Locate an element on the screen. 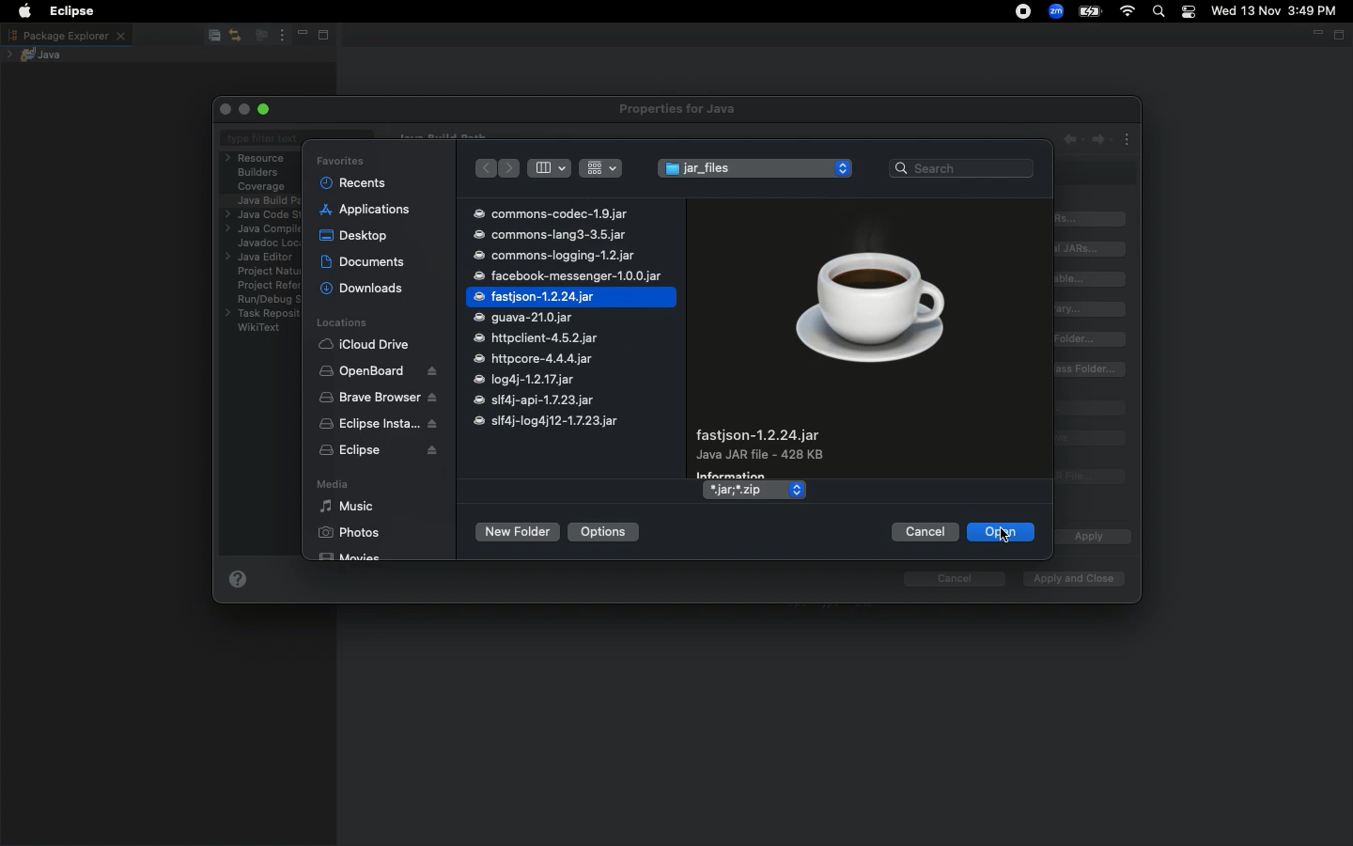 This screenshot has width=1353, height=846. Recents is located at coordinates (354, 182).